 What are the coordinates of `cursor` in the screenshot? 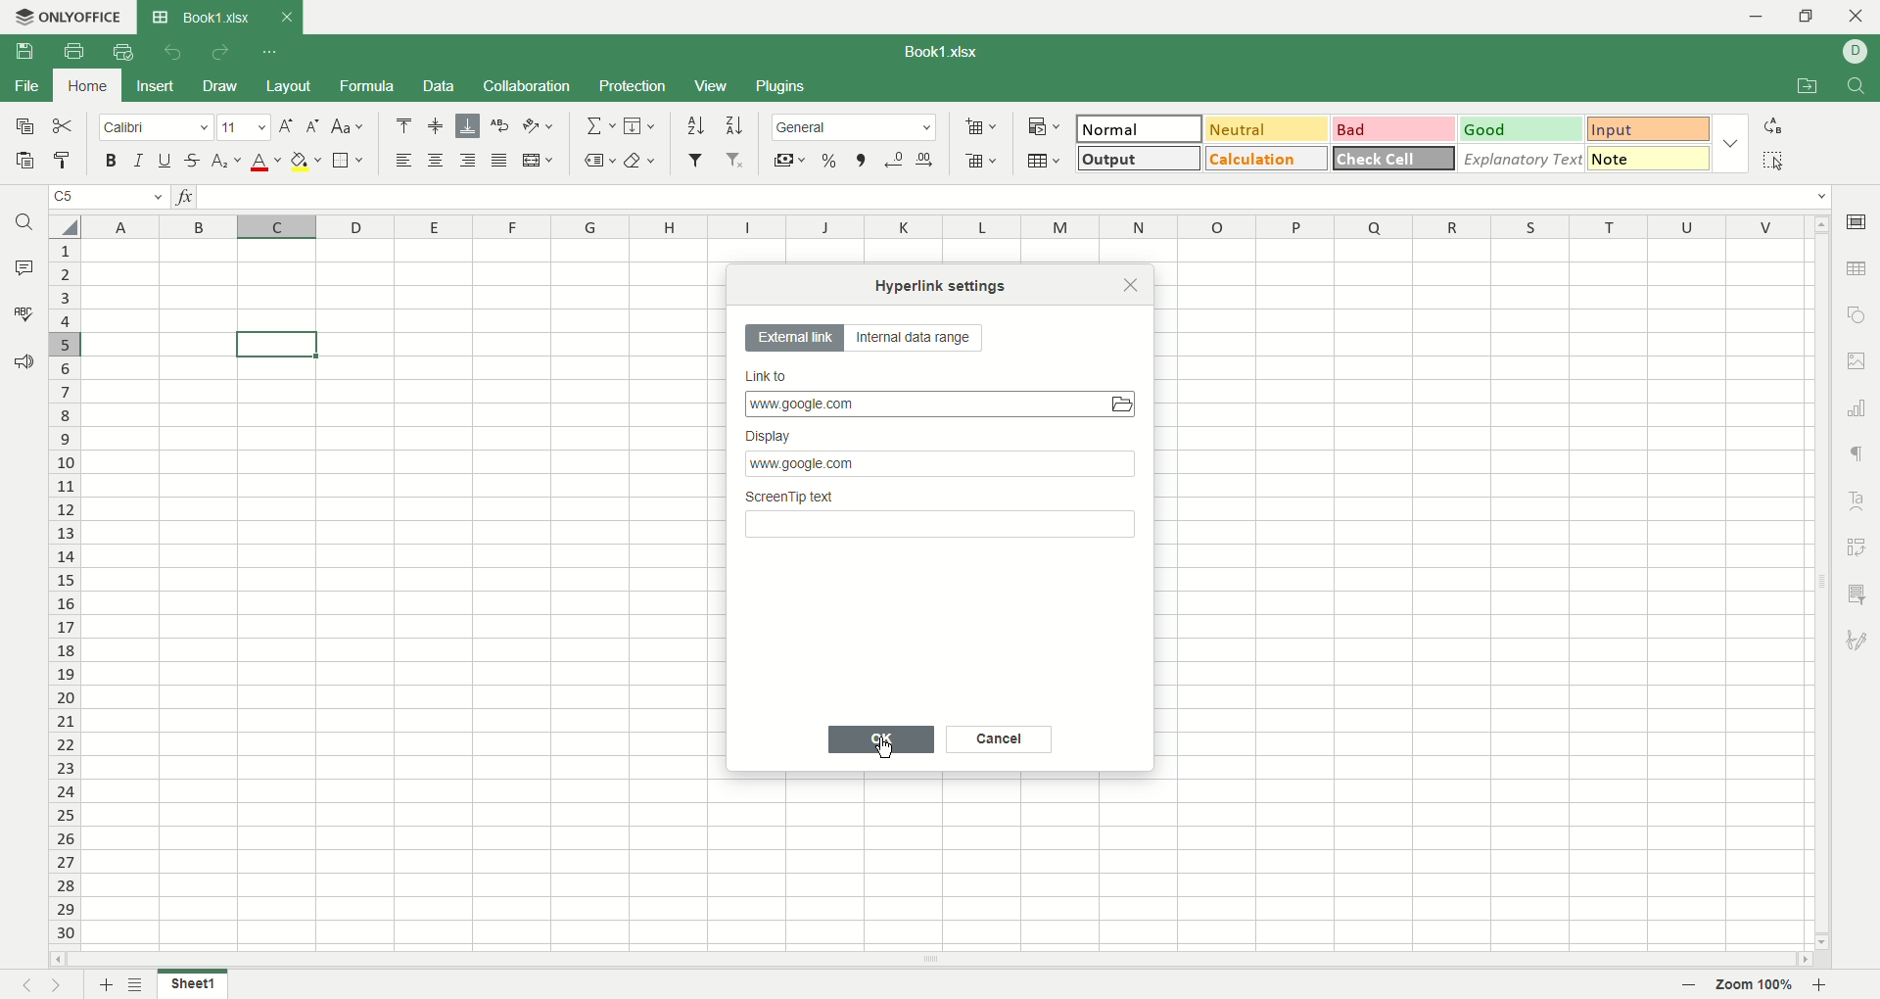 It's located at (885, 751).